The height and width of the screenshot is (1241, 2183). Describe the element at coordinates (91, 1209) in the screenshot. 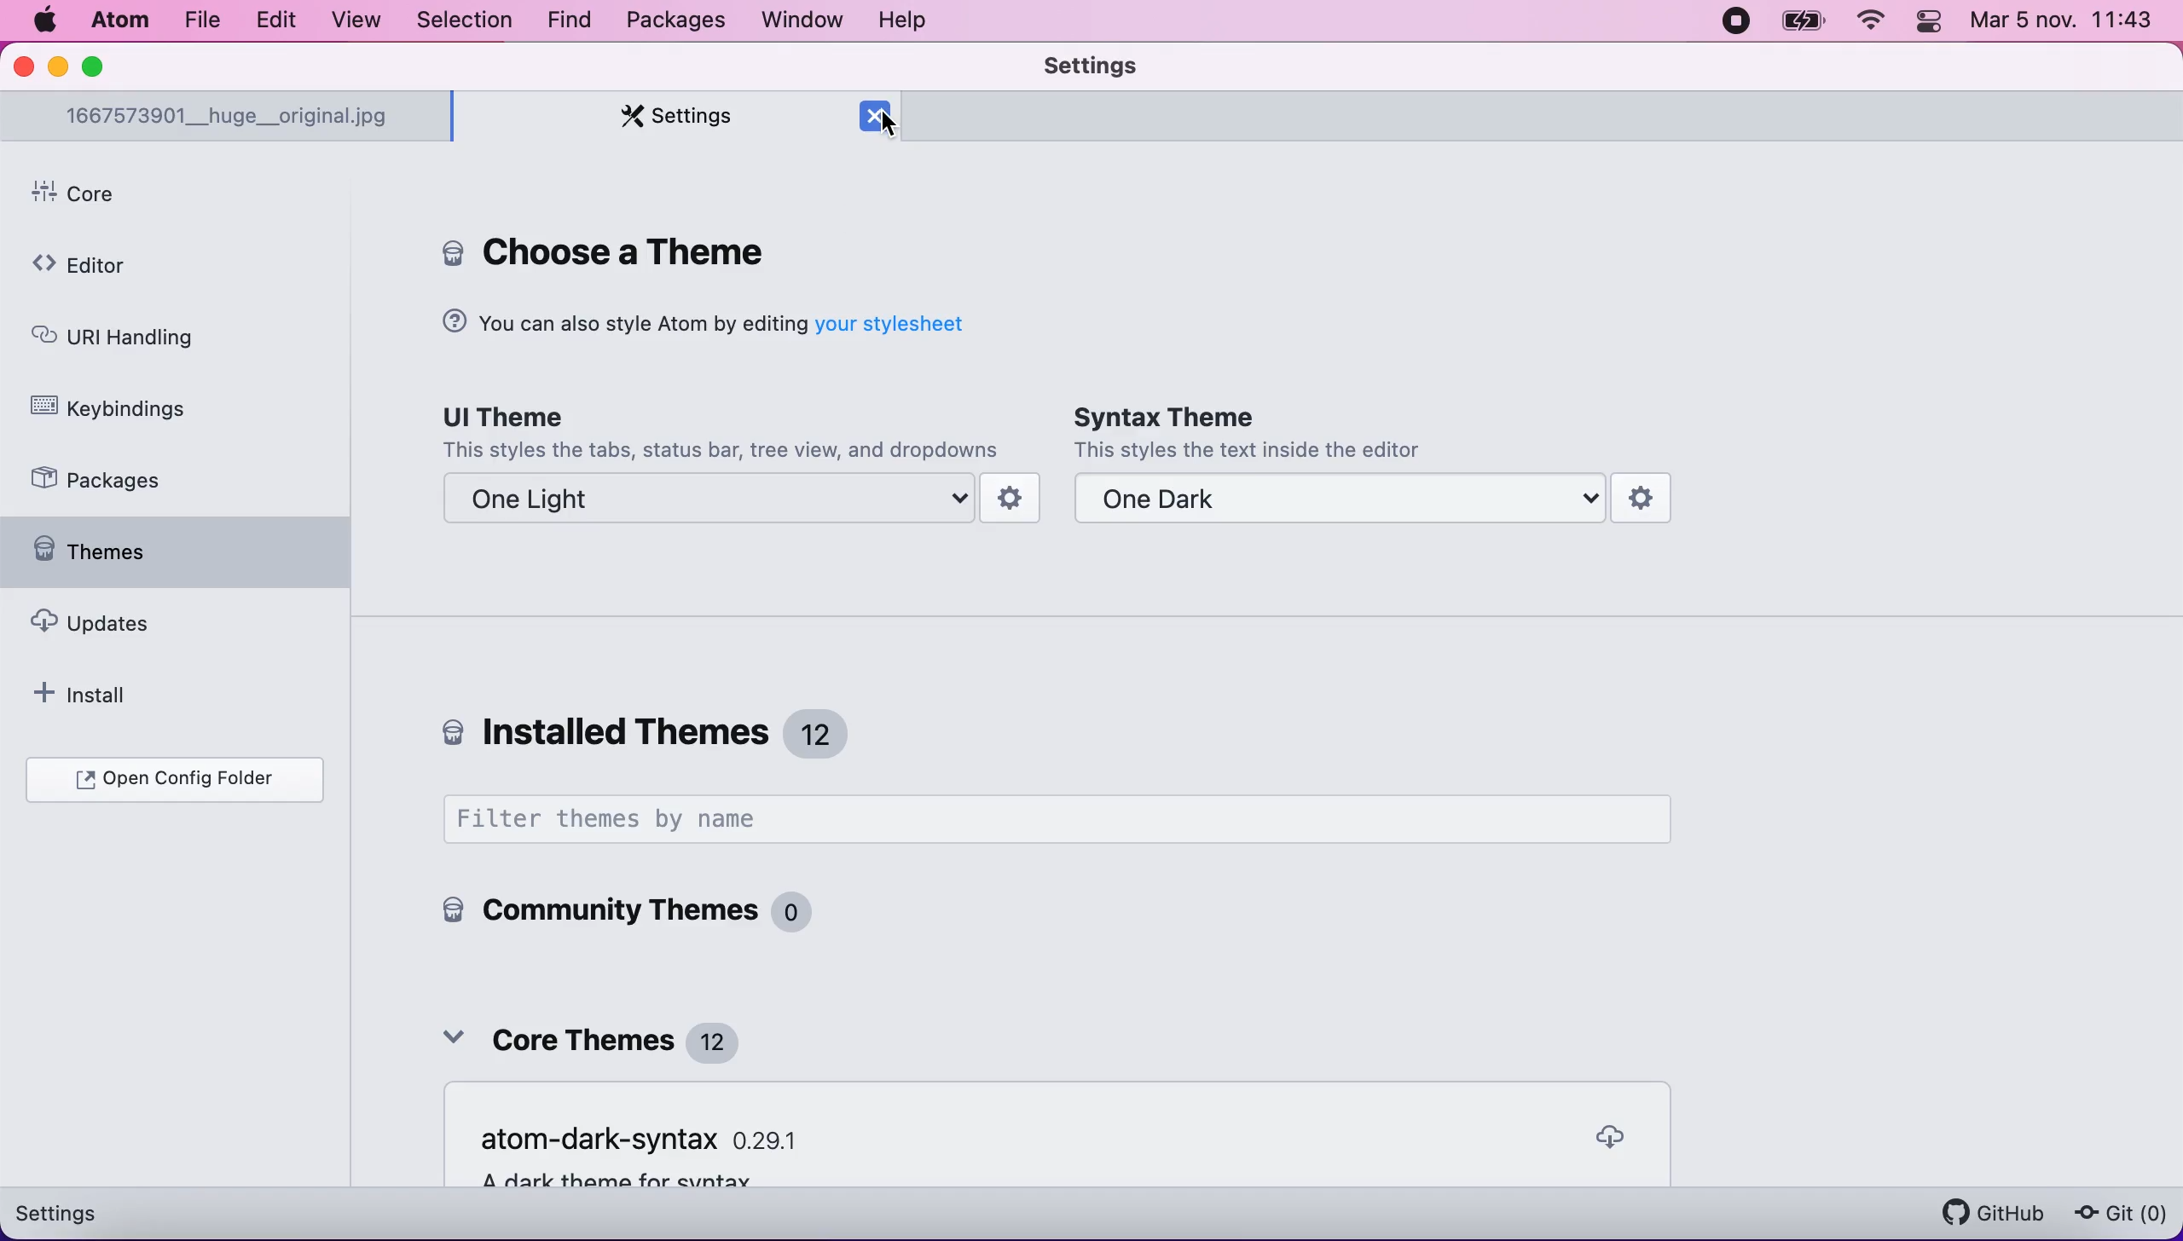

I see `settings` at that location.